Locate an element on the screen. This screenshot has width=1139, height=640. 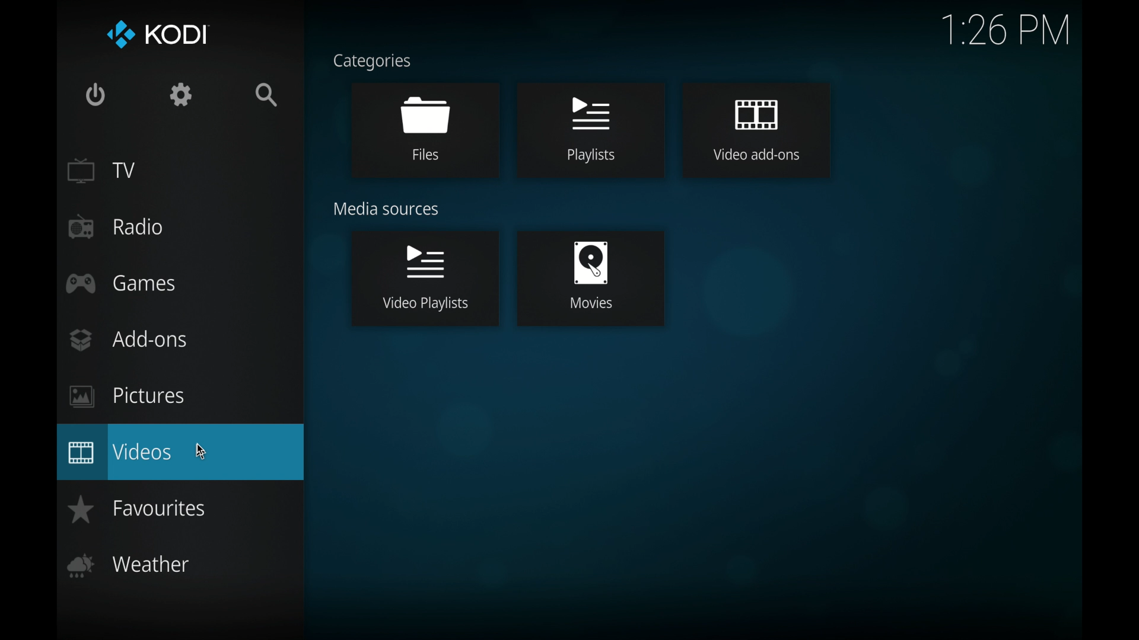
cursor is located at coordinates (202, 451).